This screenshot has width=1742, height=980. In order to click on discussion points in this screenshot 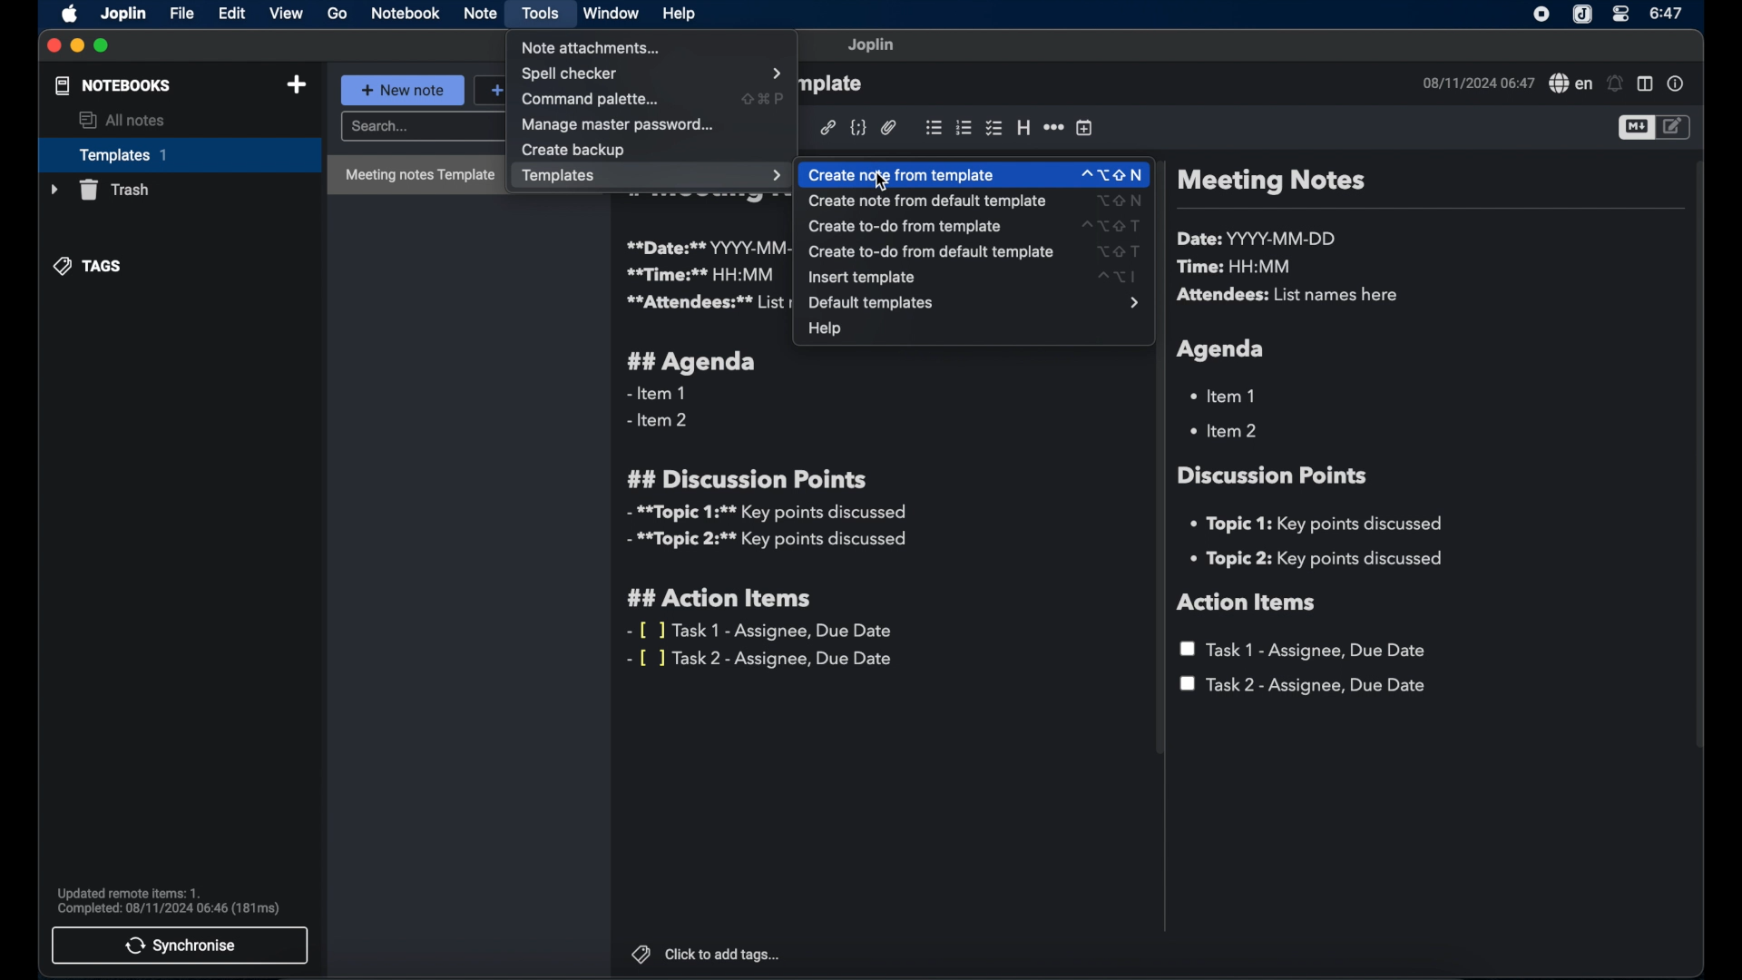, I will do `click(1275, 475)`.